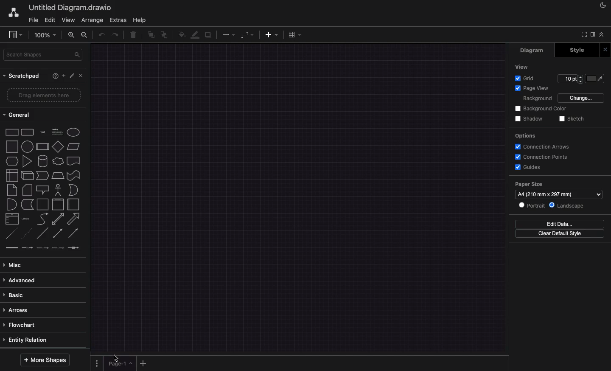 Image resolution: width=611 pixels, height=371 pixels. Describe the element at coordinates (531, 206) in the screenshot. I see `portrait` at that location.